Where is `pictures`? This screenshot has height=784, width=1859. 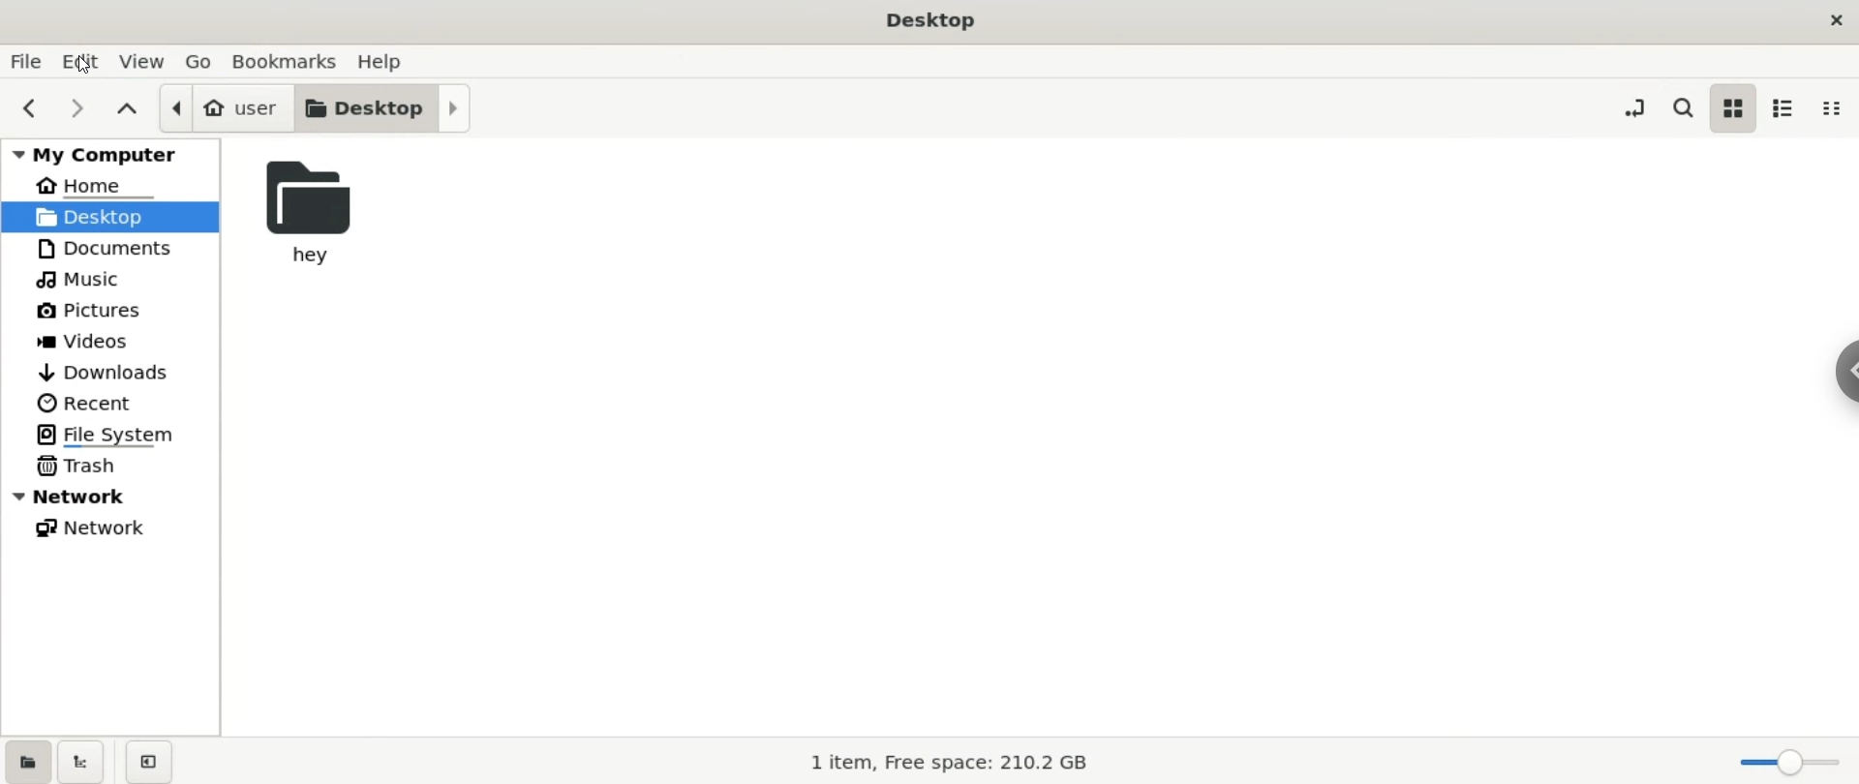
pictures is located at coordinates (91, 311).